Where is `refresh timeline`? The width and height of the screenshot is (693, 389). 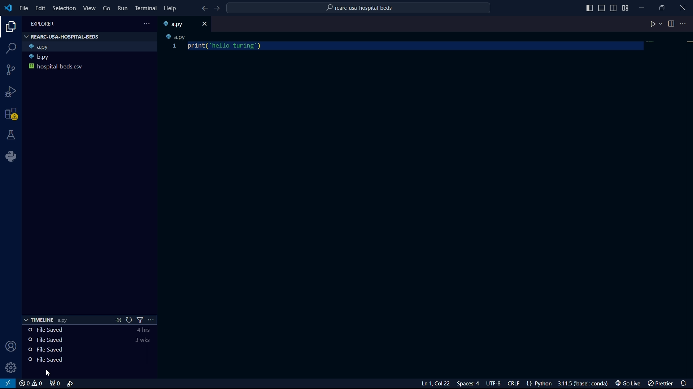
refresh timeline is located at coordinates (129, 320).